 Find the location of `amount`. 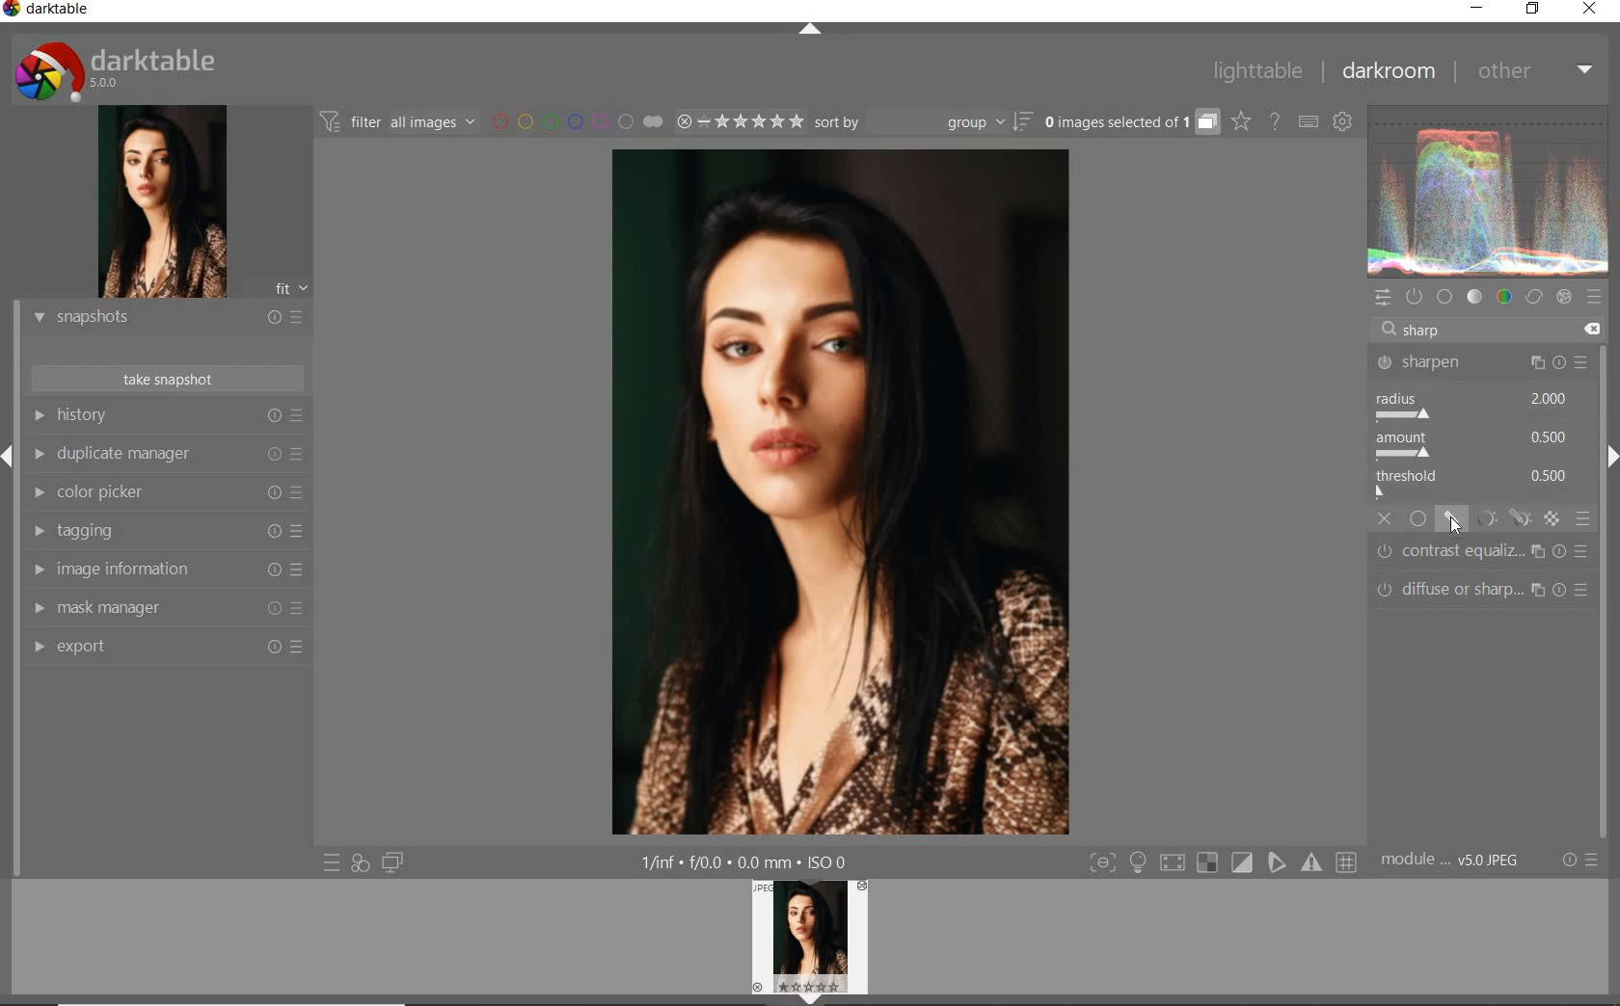

amount is located at coordinates (1475, 444).